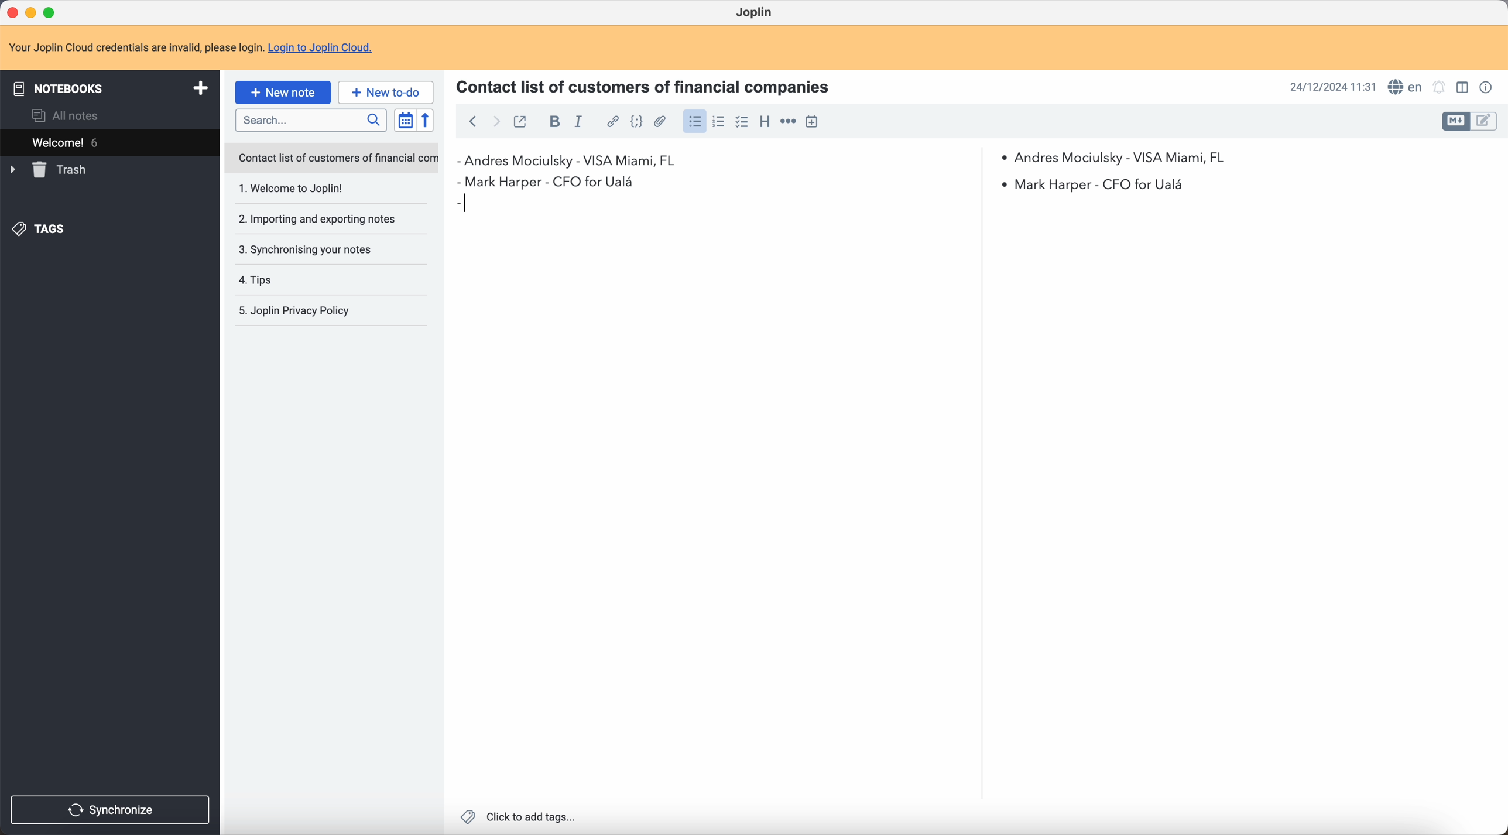 Image resolution: width=1508 pixels, height=835 pixels. What do you see at coordinates (292, 280) in the screenshot?
I see `4. Tips` at bounding box center [292, 280].